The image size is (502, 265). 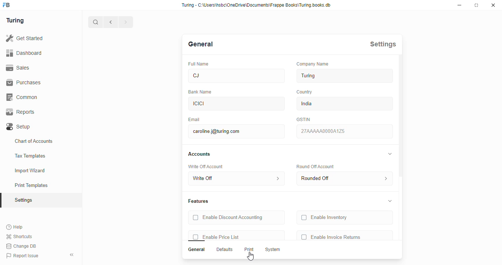 What do you see at coordinates (31, 185) in the screenshot?
I see `print templates` at bounding box center [31, 185].